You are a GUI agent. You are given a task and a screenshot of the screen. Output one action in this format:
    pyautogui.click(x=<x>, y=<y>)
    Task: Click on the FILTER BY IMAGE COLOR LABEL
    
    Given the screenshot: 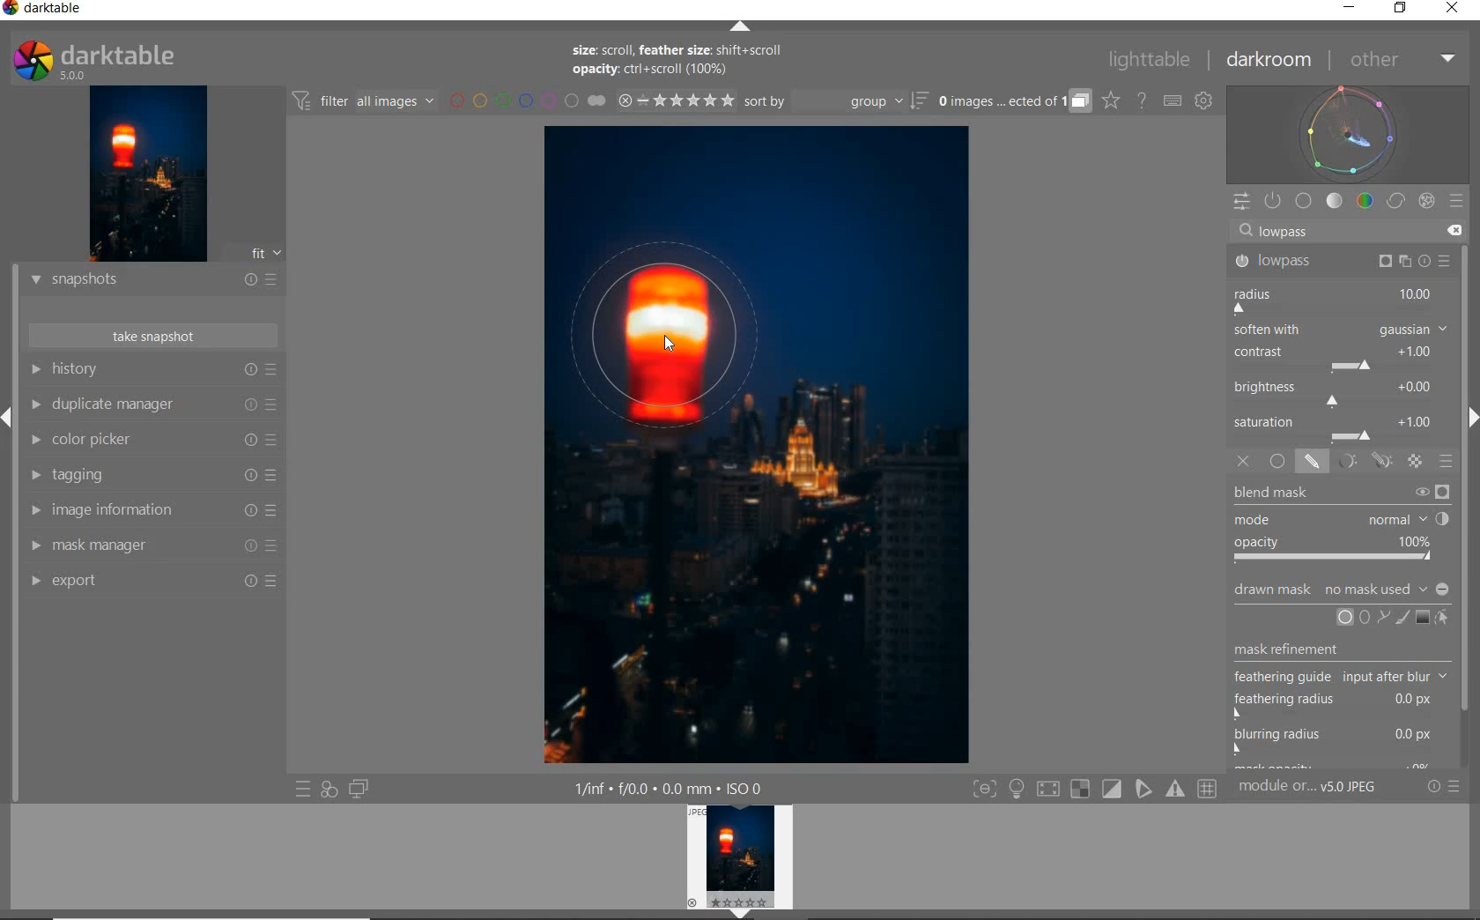 What is the action you would take?
    pyautogui.click(x=528, y=102)
    